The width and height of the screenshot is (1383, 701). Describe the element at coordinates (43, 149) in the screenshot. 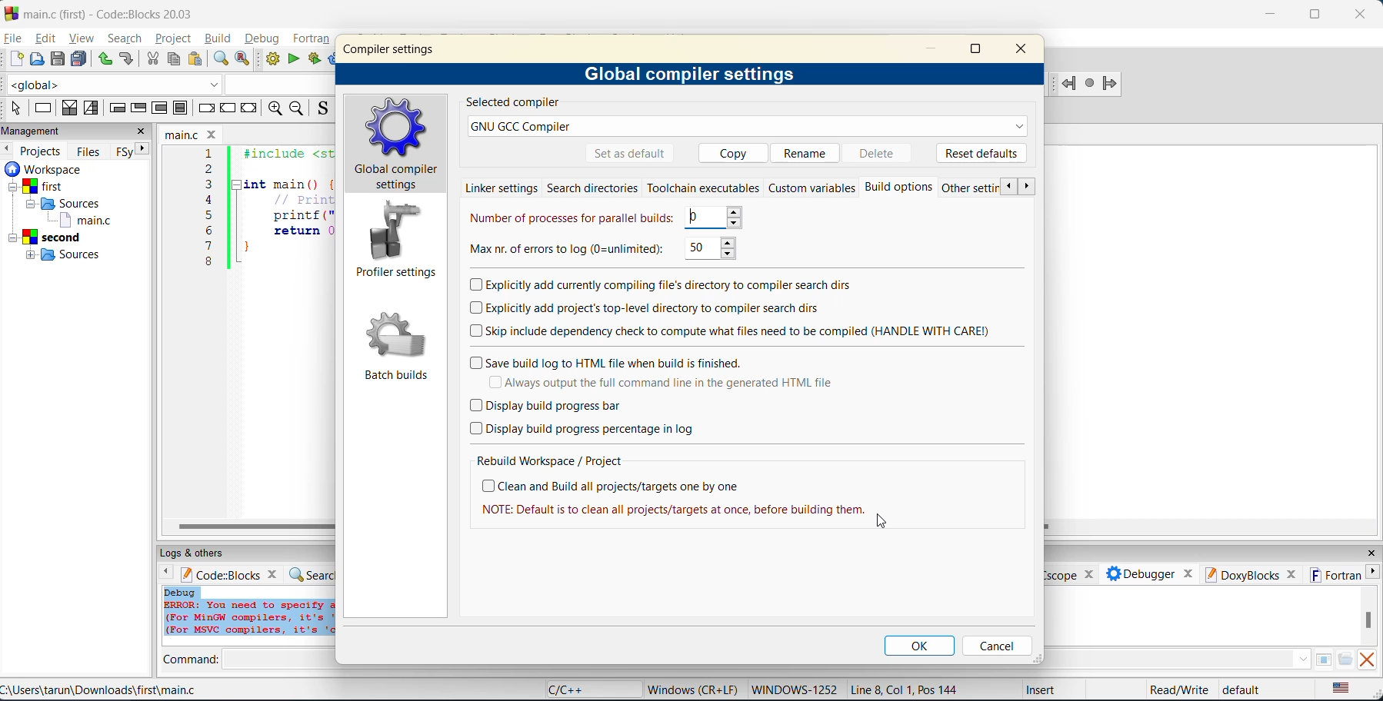

I see `projects` at that location.